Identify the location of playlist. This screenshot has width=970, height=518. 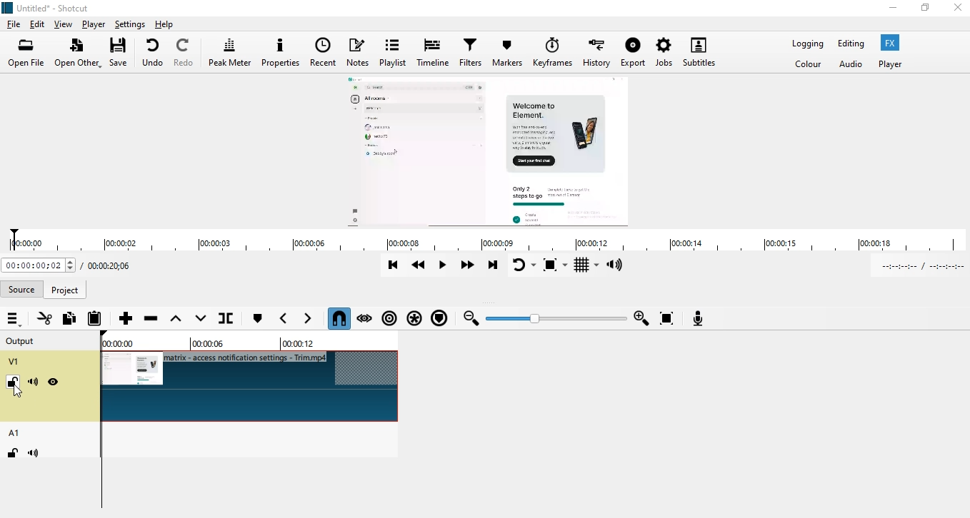
(394, 51).